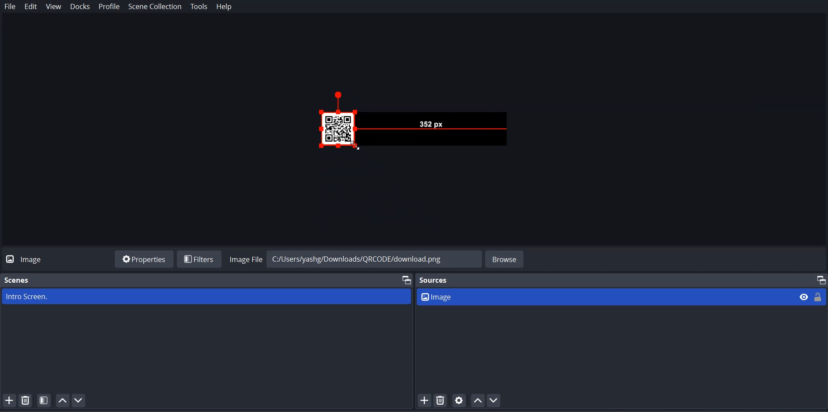 The height and width of the screenshot is (412, 828). What do you see at coordinates (441, 400) in the screenshot?
I see `Remove Selected Source` at bounding box center [441, 400].